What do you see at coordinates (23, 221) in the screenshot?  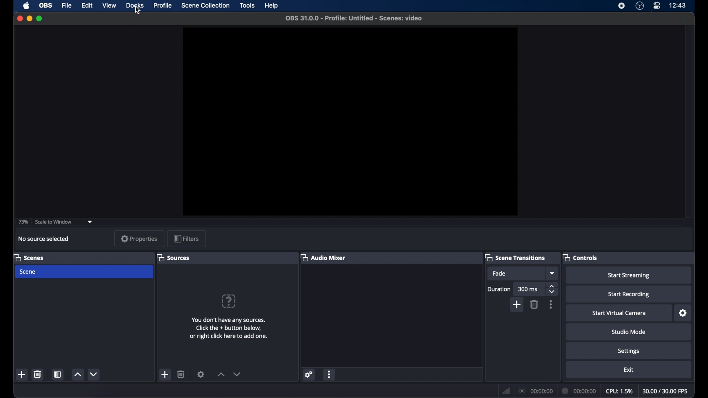 I see `73%` at bounding box center [23, 221].